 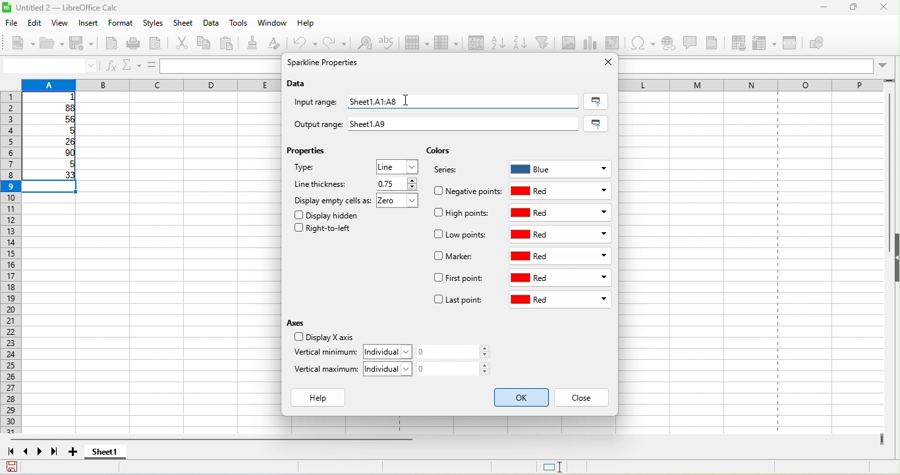 What do you see at coordinates (391, 46) in the screenshot?
I see `spelling` at bounding box center [391, 46].